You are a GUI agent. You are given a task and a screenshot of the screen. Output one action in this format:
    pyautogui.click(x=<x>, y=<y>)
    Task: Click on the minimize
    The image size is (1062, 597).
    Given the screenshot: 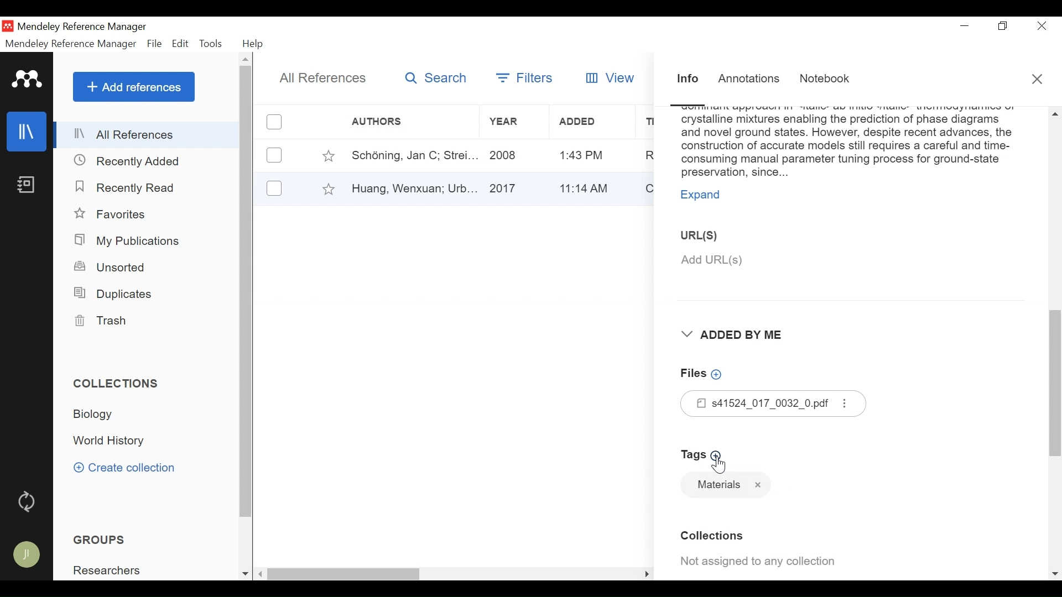 What is the action you would take?
    pyautogui.click(x=965, y=26)
    